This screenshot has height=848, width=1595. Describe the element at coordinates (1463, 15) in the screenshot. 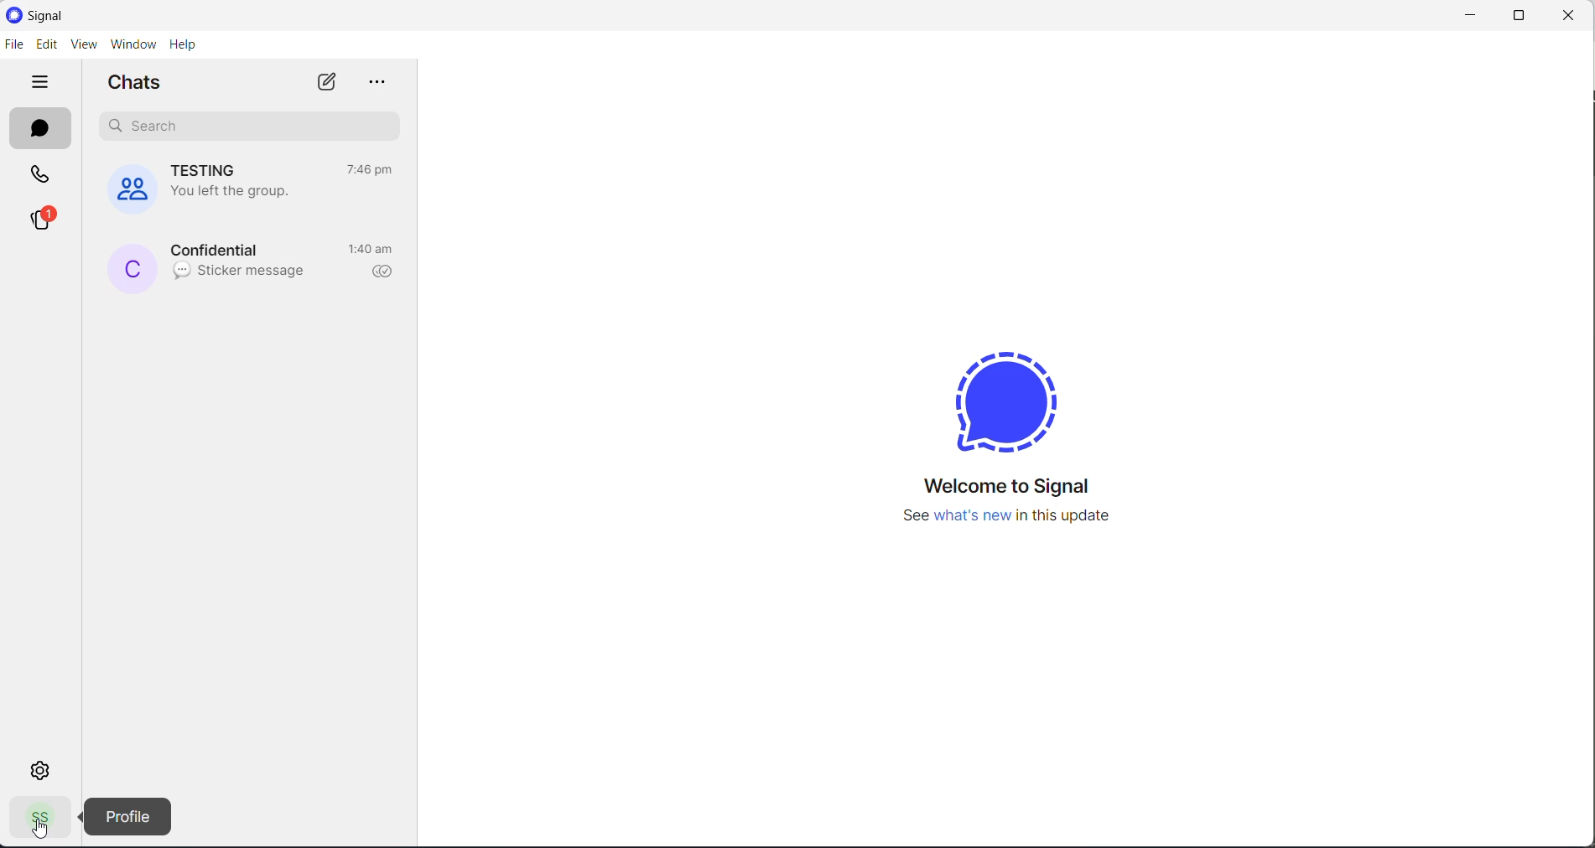

I see `minimize` at that location.